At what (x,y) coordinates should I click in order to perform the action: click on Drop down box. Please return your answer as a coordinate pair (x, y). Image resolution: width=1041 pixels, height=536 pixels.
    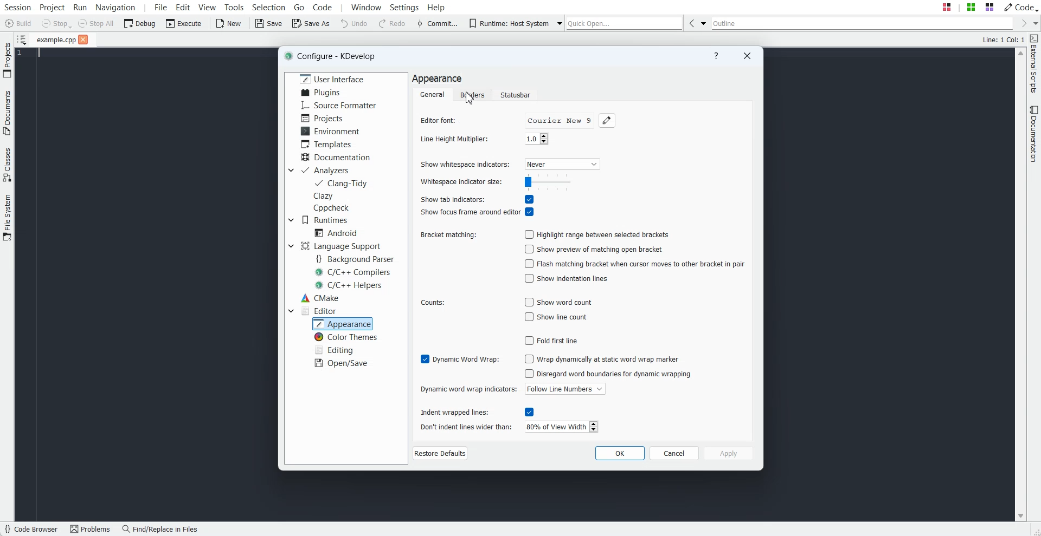
    Looking at the image, I should click on (1034, 23).